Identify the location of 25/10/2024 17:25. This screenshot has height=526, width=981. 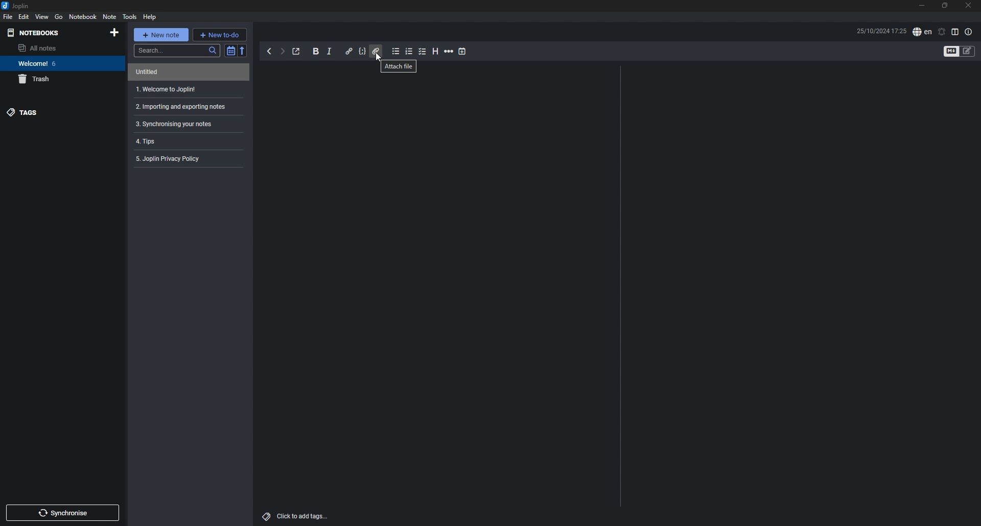
(879, 31).